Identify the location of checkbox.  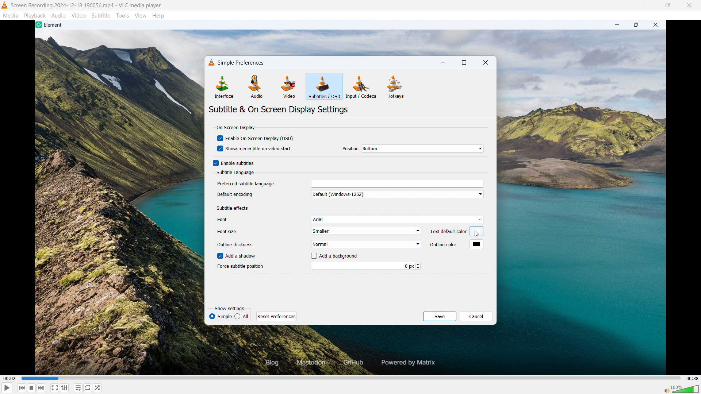
(311, 256).